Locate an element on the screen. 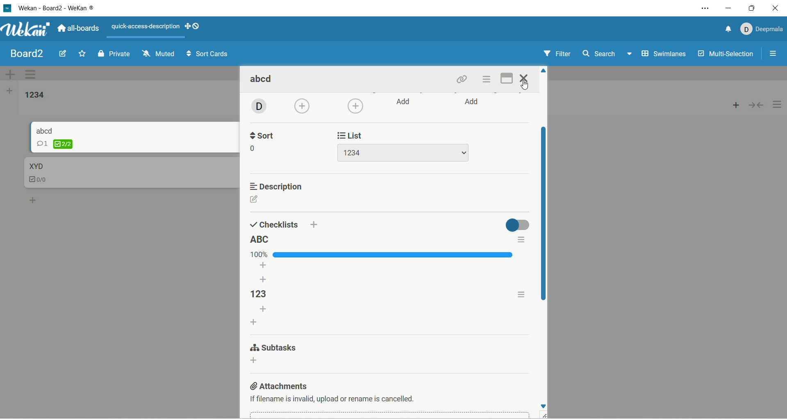 This screenshot has height=419, width=787. list is located at coordinates (353, 134).